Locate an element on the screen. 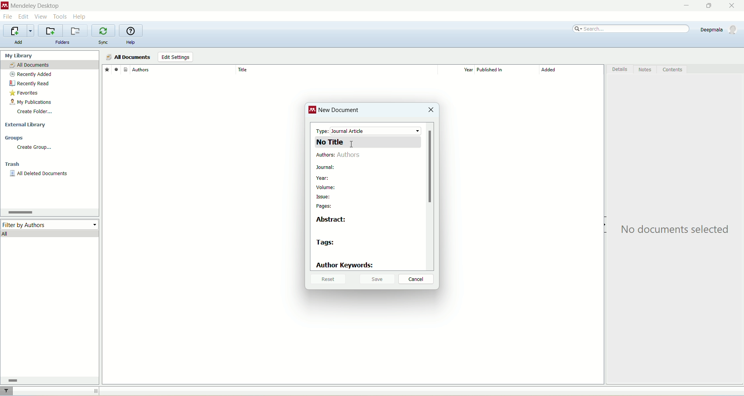 The width and height of the screenshot is (744, 396). cursor is located at coordinates (352, 145).